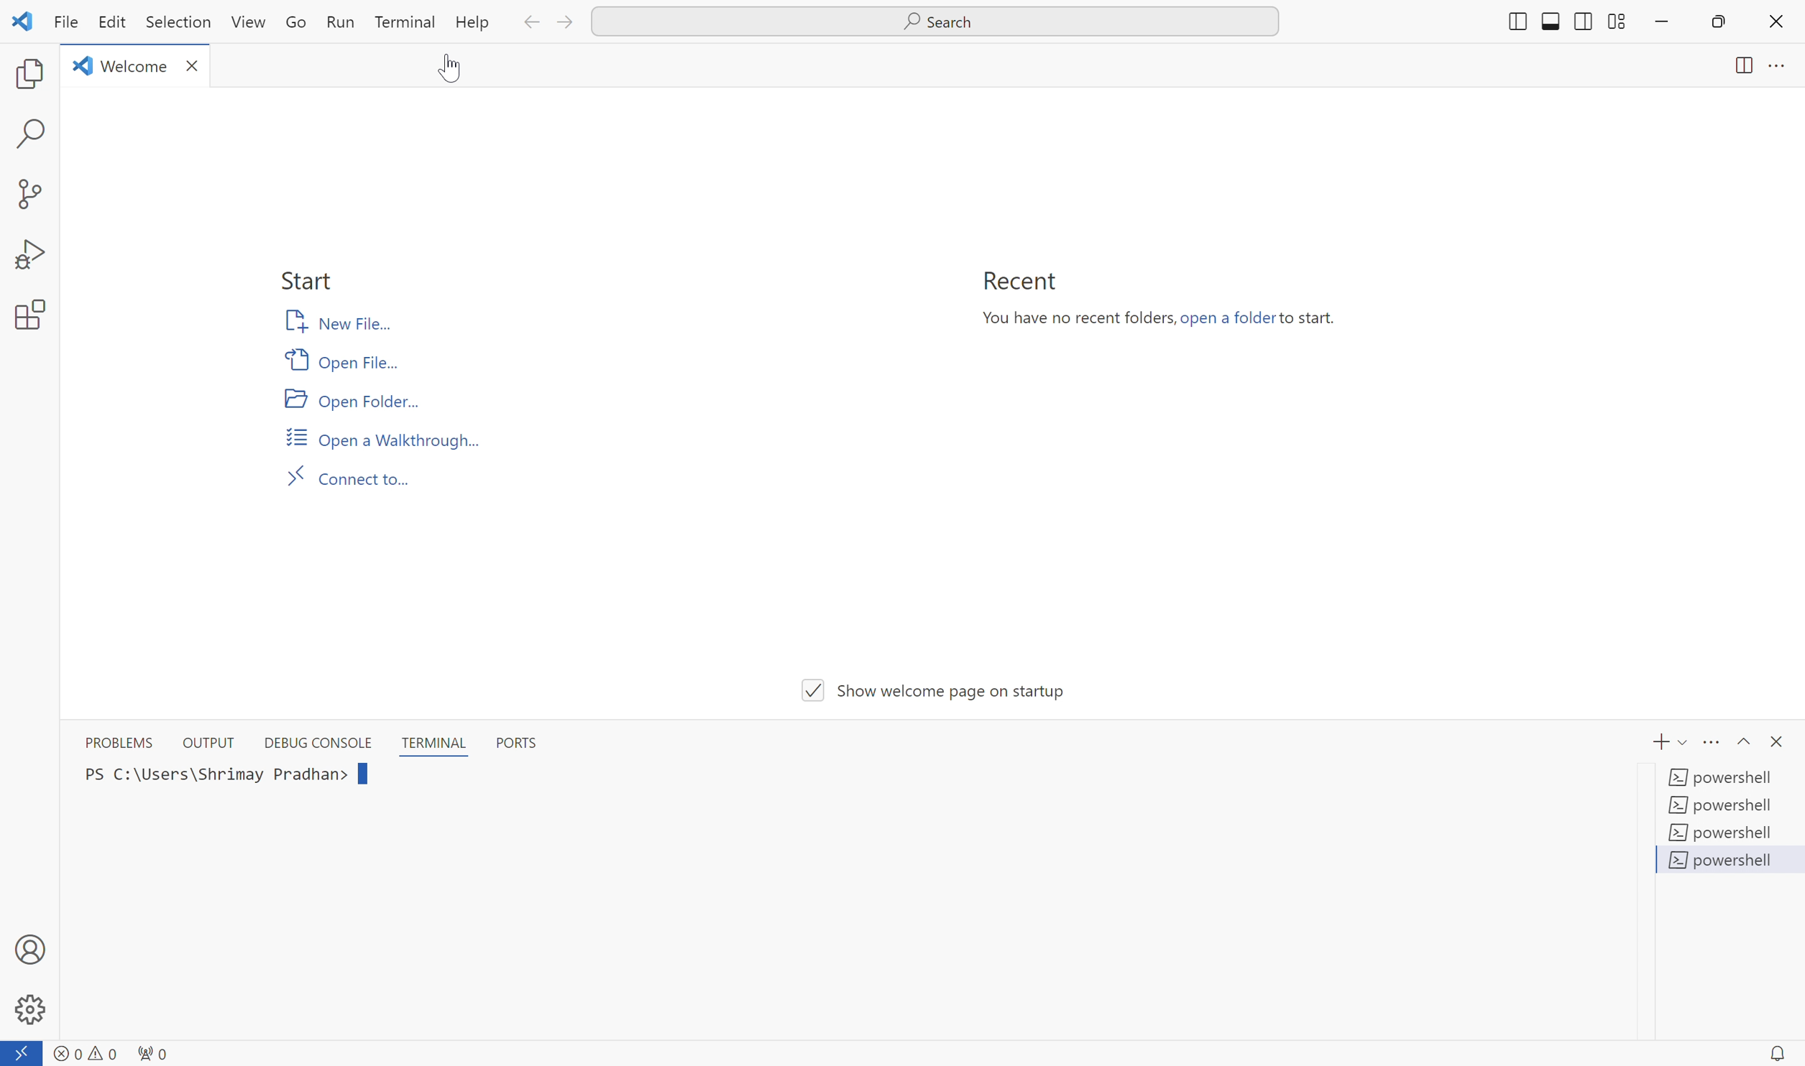  Describe the element at coordinates (29, 74) in the screenshot. I see `explorer` at that location.